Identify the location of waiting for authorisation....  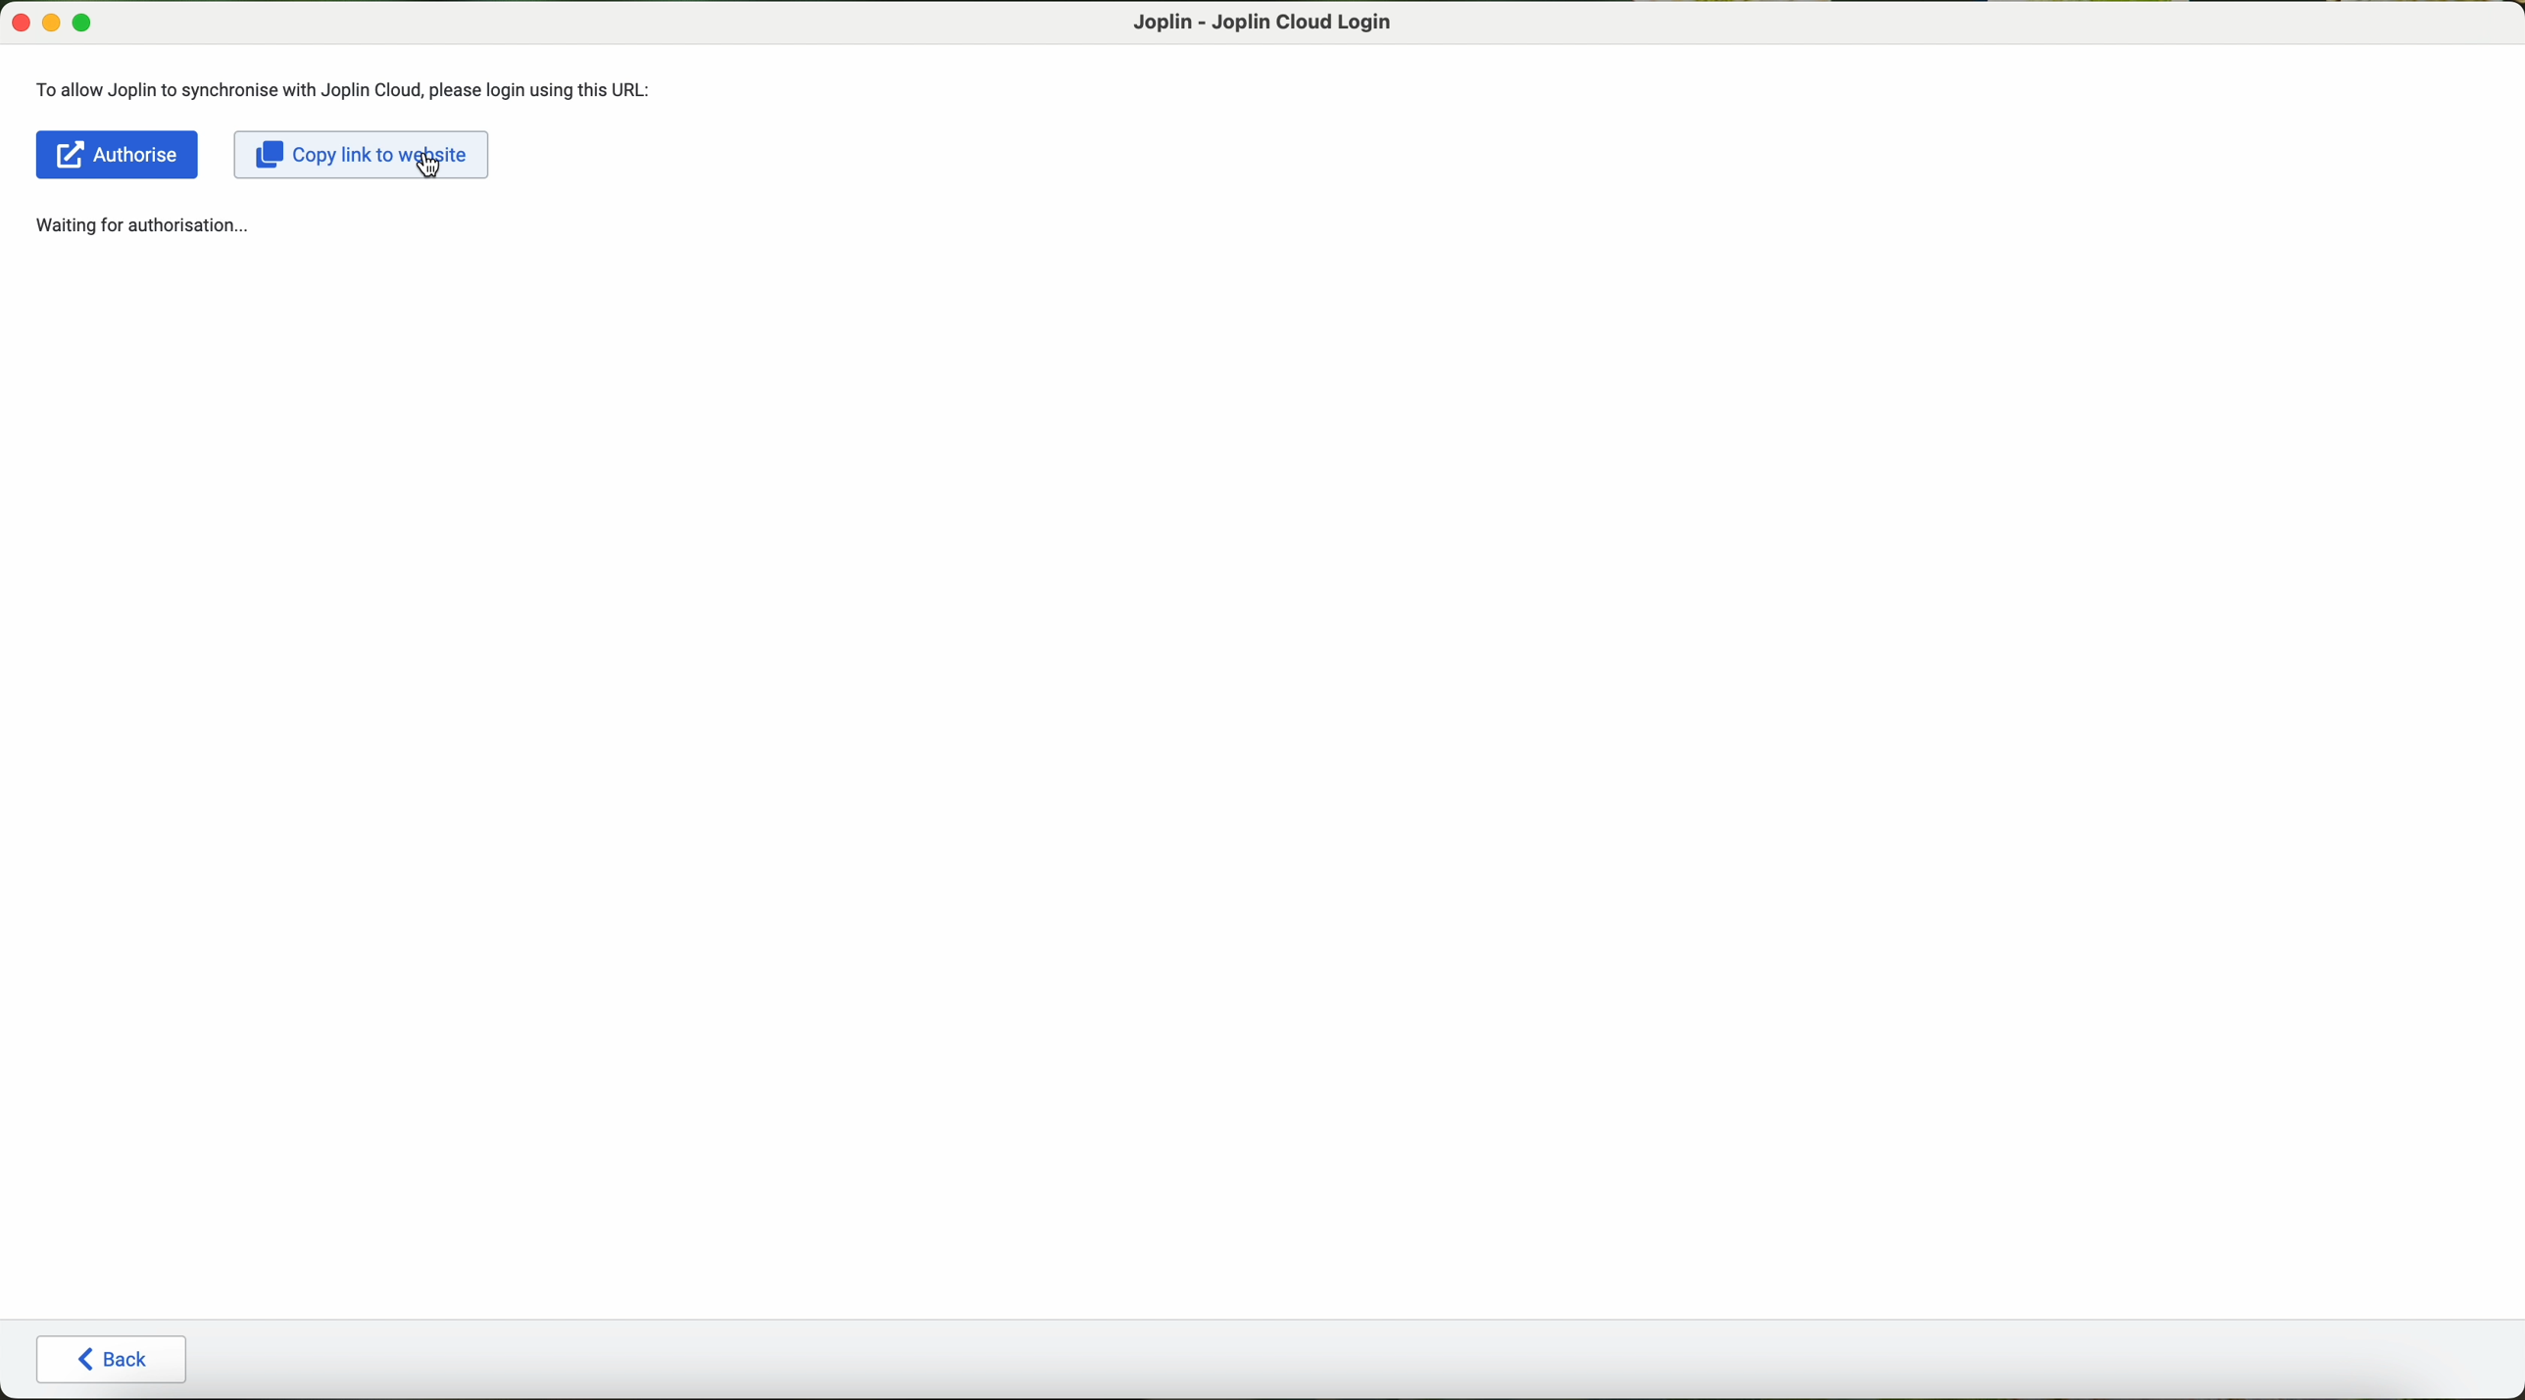
(143, 225).